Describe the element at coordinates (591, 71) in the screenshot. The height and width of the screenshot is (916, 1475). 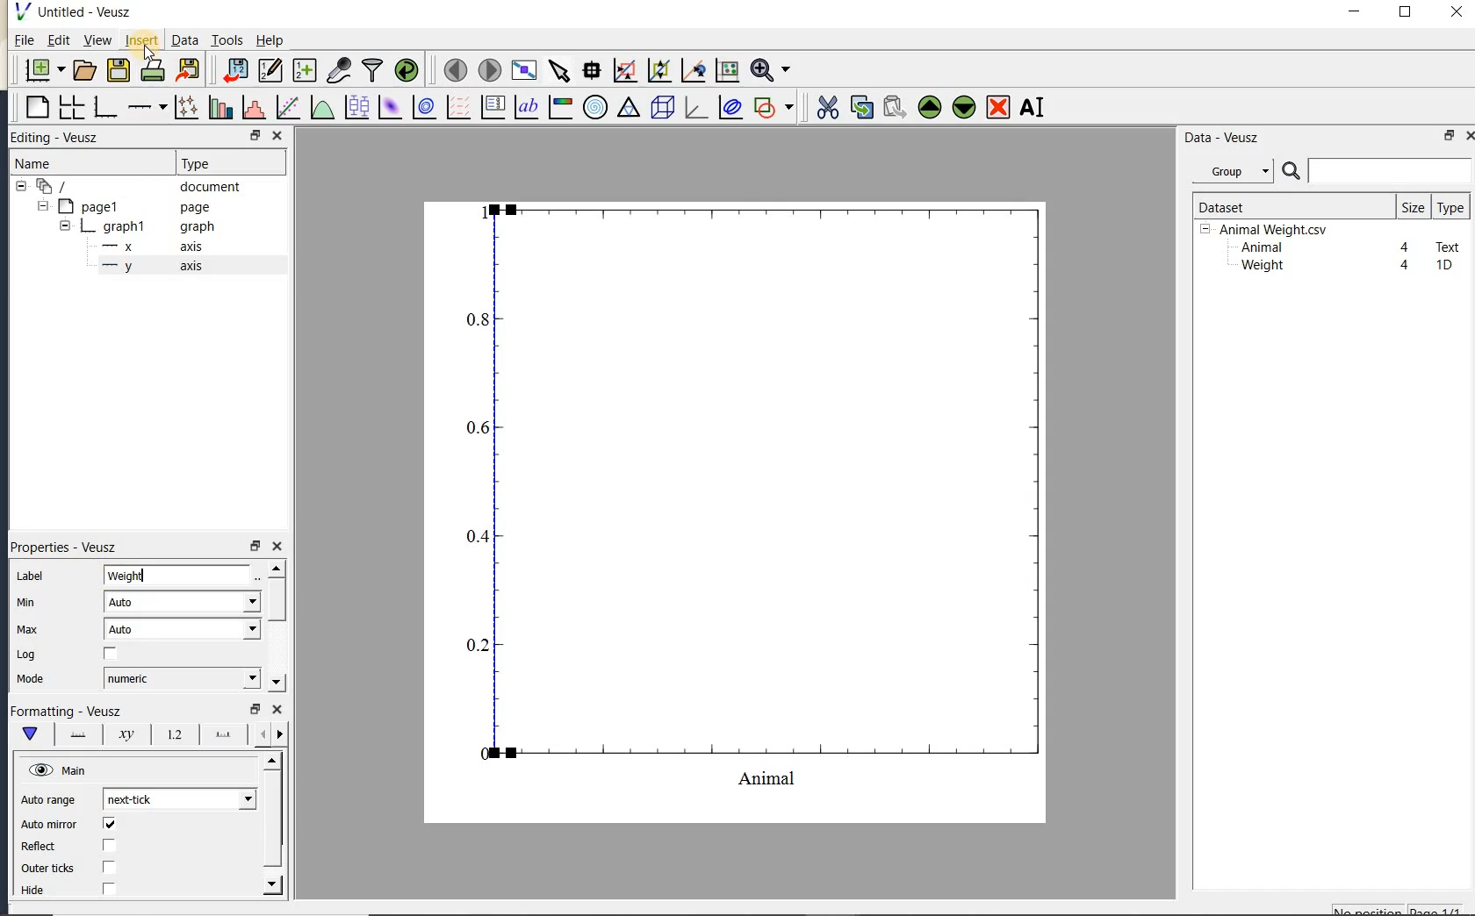
I see `read data points on the graph` at that location.